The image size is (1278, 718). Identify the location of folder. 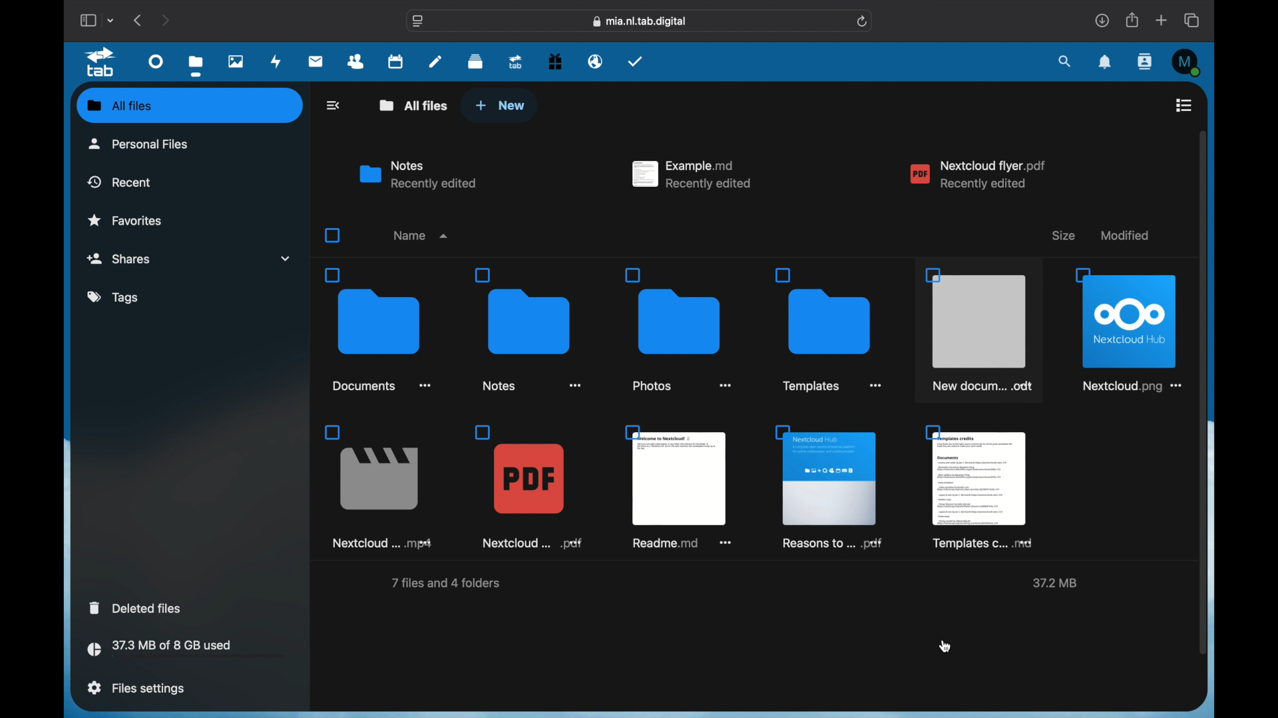
(680, 331).